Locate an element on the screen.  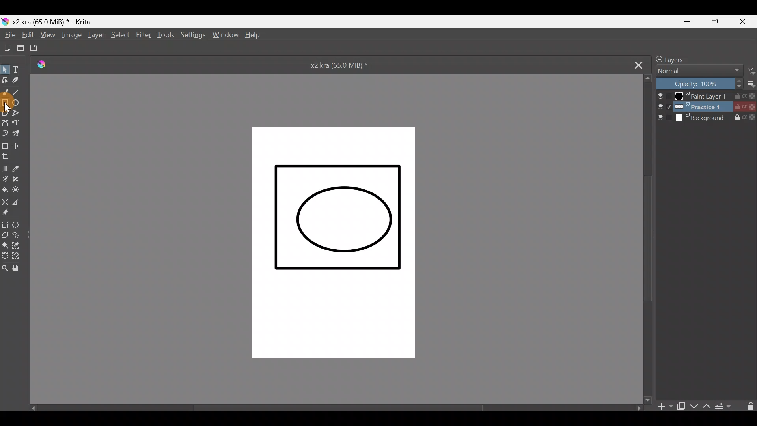
Rectangle tool is located at coordinates (5, 104).